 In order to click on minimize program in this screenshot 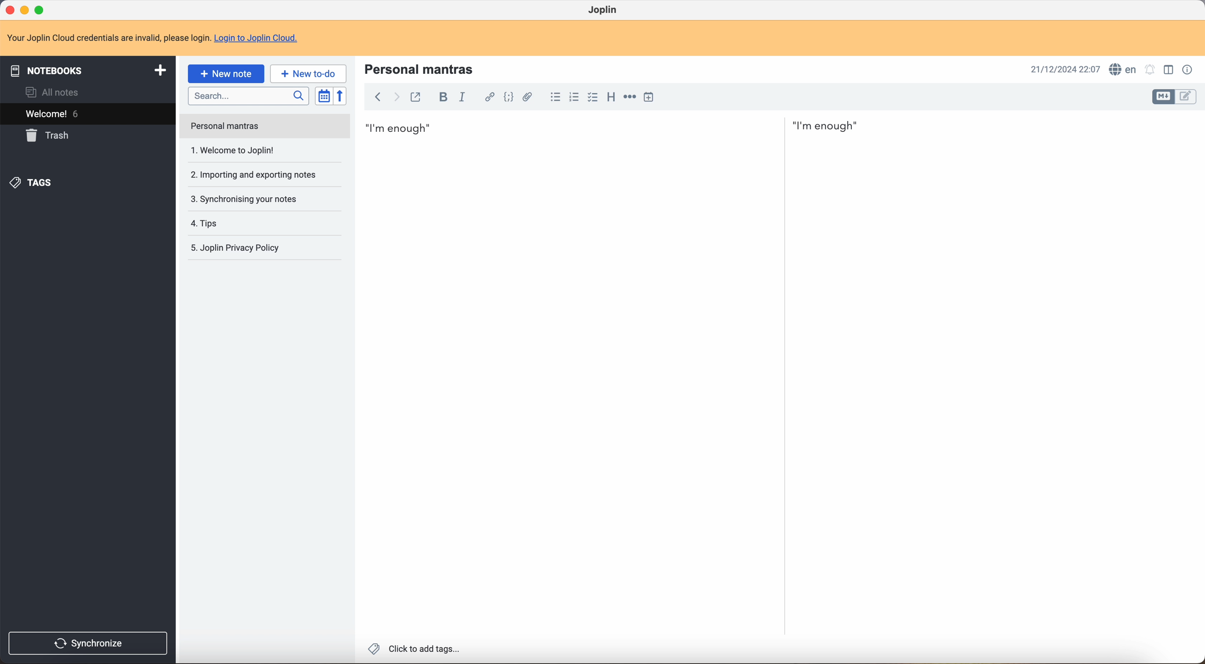, I will do `click(25, 9)`.